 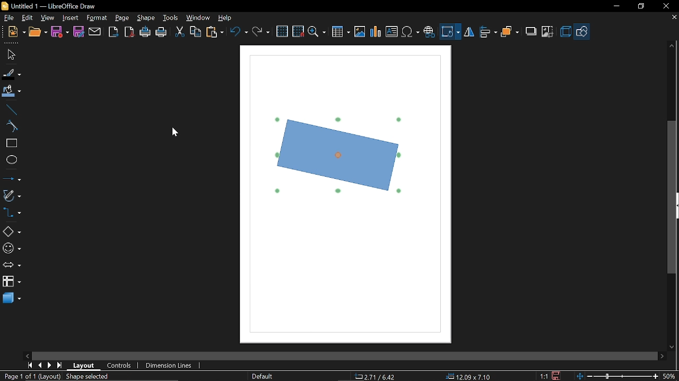 What do you see at coordinates (8, 18) in the screenshot?
I see `file ` at bounding box center [8, 18].